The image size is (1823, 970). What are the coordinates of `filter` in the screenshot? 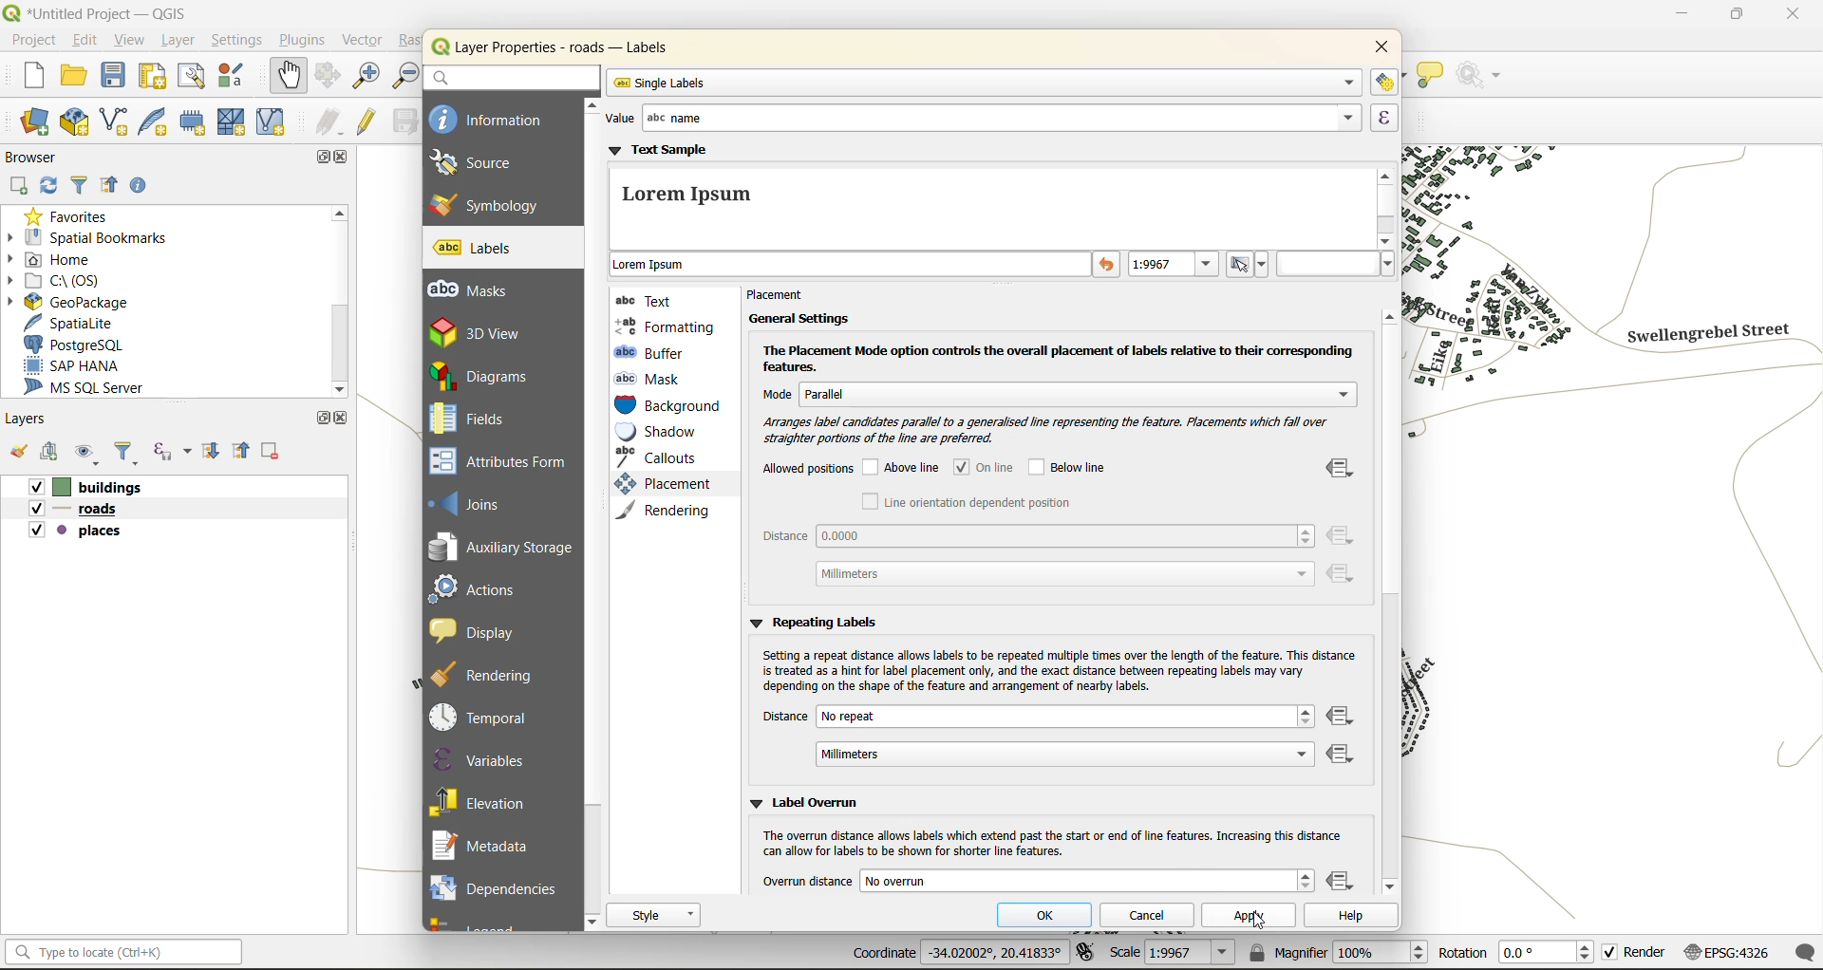 It's located at (80, 186).